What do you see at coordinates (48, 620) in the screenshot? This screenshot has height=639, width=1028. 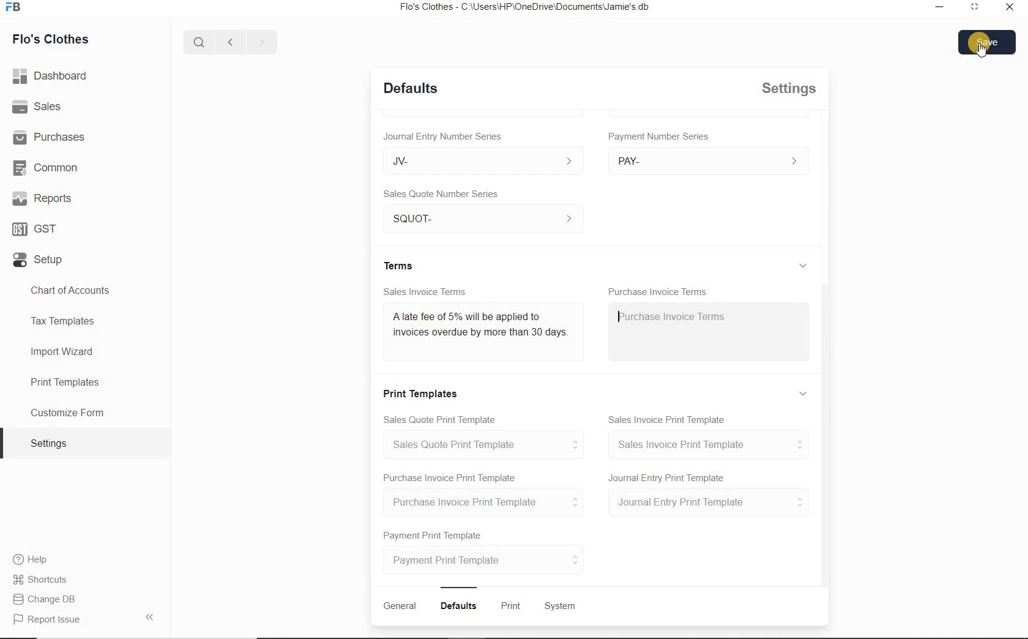 I see `Report issue` at bounding box center [48, 620].